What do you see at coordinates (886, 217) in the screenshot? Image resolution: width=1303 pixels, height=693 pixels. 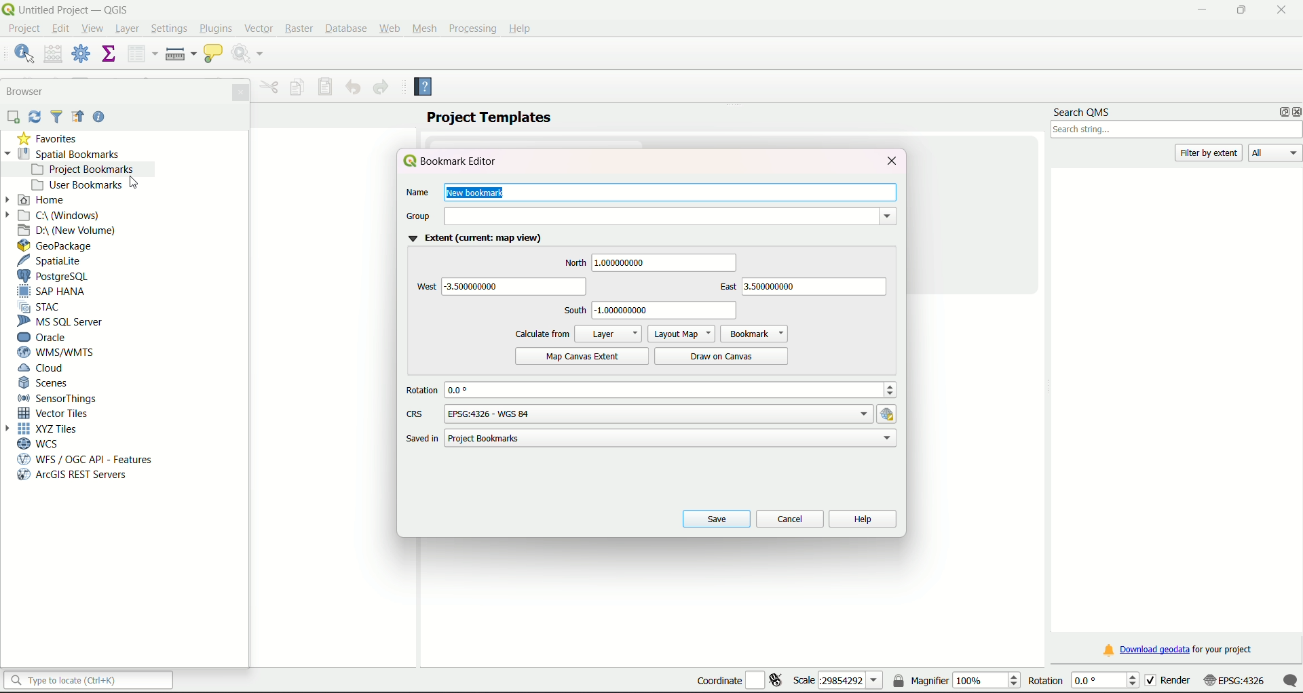 I see `dropdown` at bounding box center [886, 217].